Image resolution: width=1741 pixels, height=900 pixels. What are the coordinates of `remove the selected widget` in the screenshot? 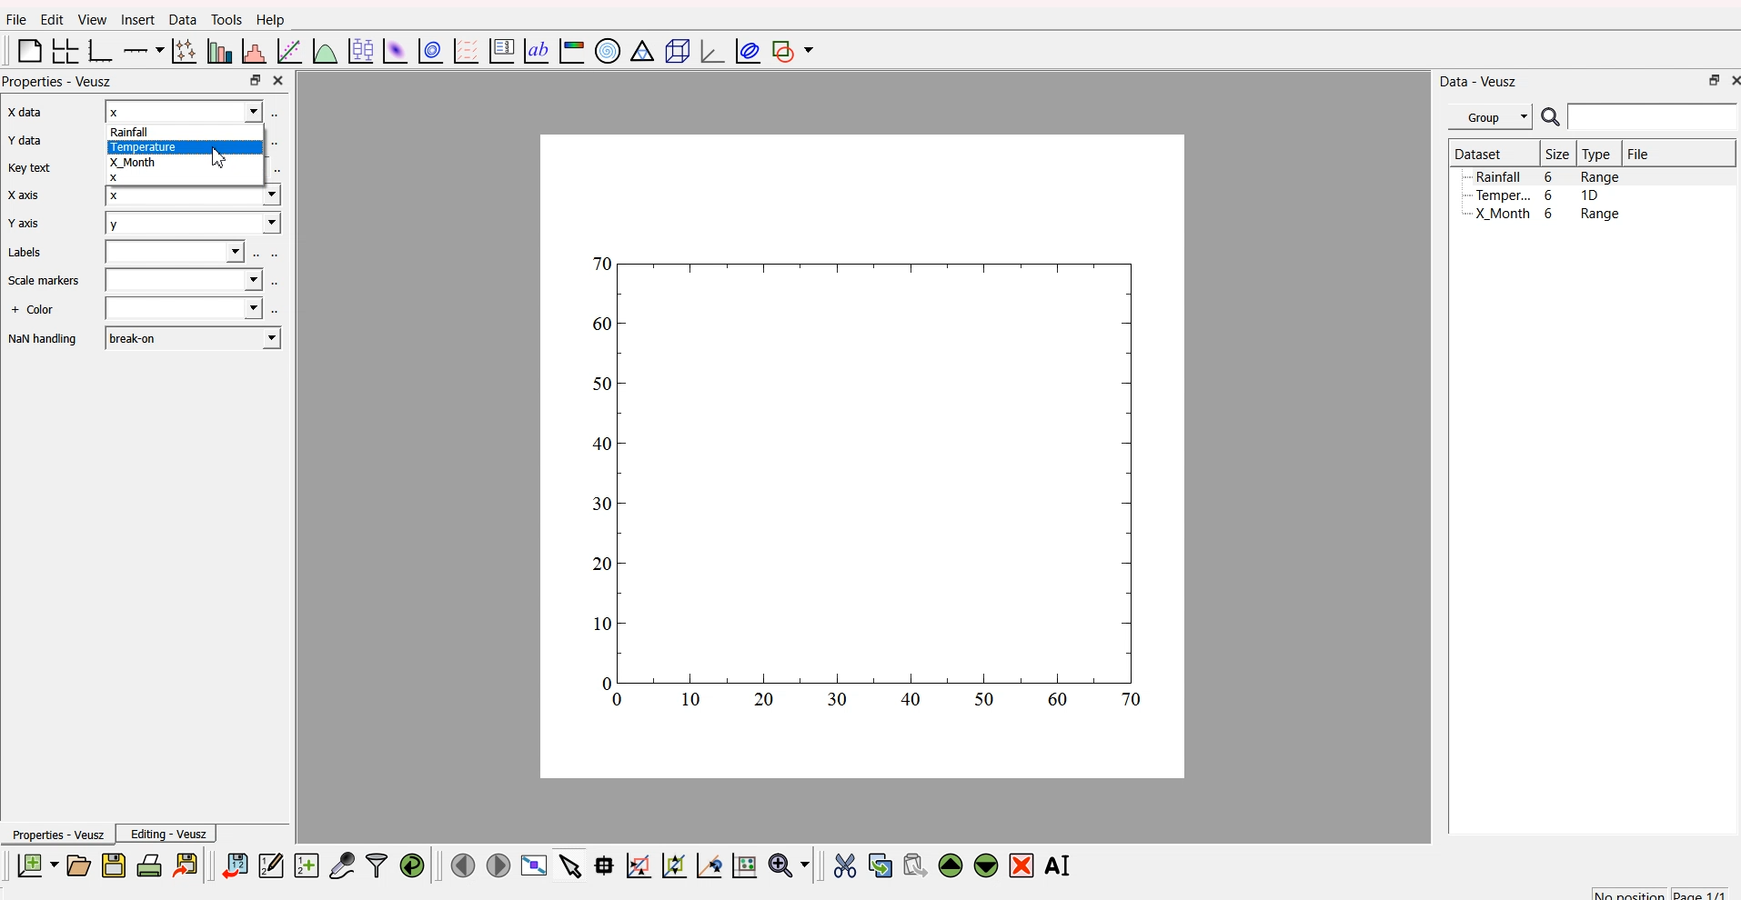 It's located at (1022, 865).